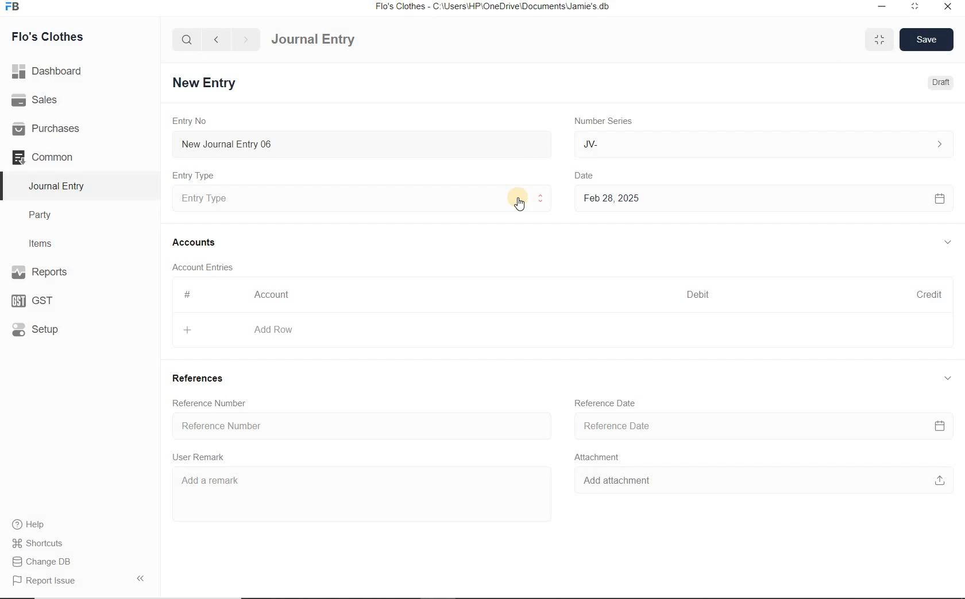  Describe the element at coordinates (361, 426) in the screenshot. I see `Reference Number` at that location.